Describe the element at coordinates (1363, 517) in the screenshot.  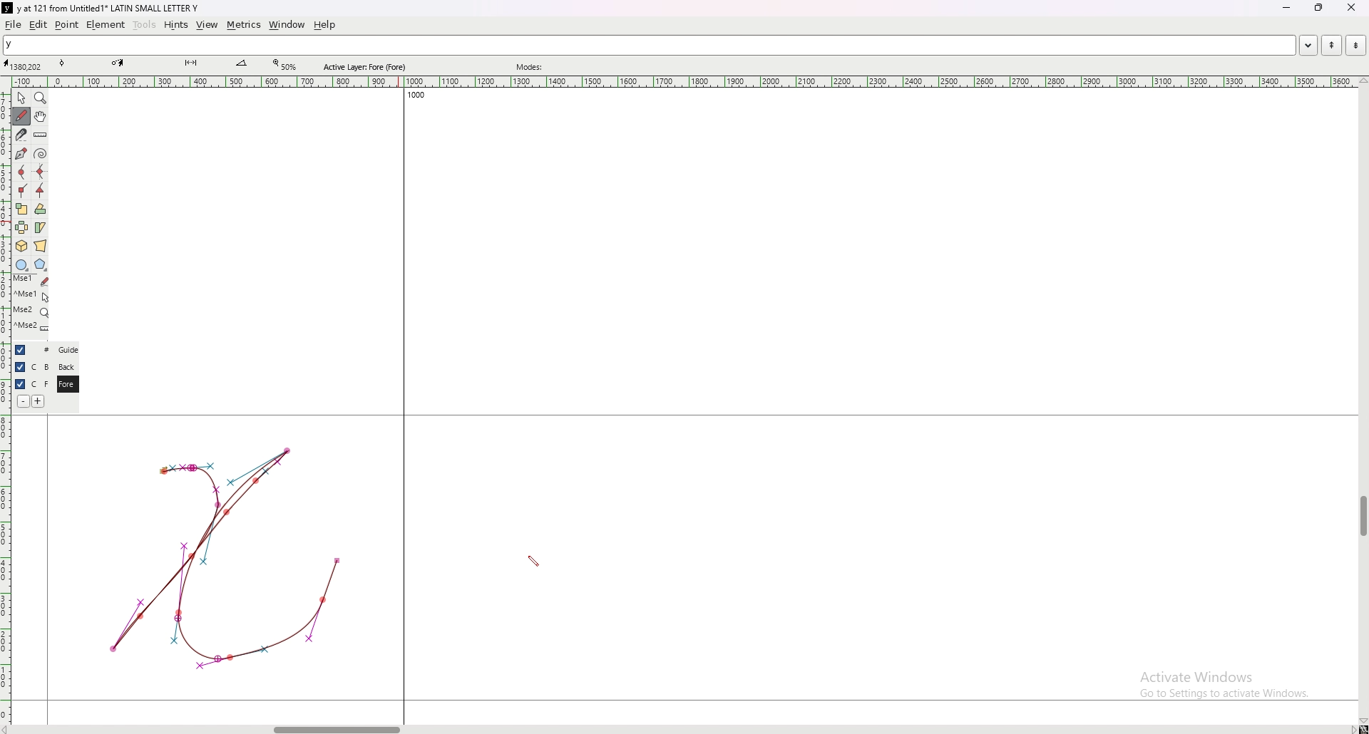
I see `scroll bar vertical` at that location.